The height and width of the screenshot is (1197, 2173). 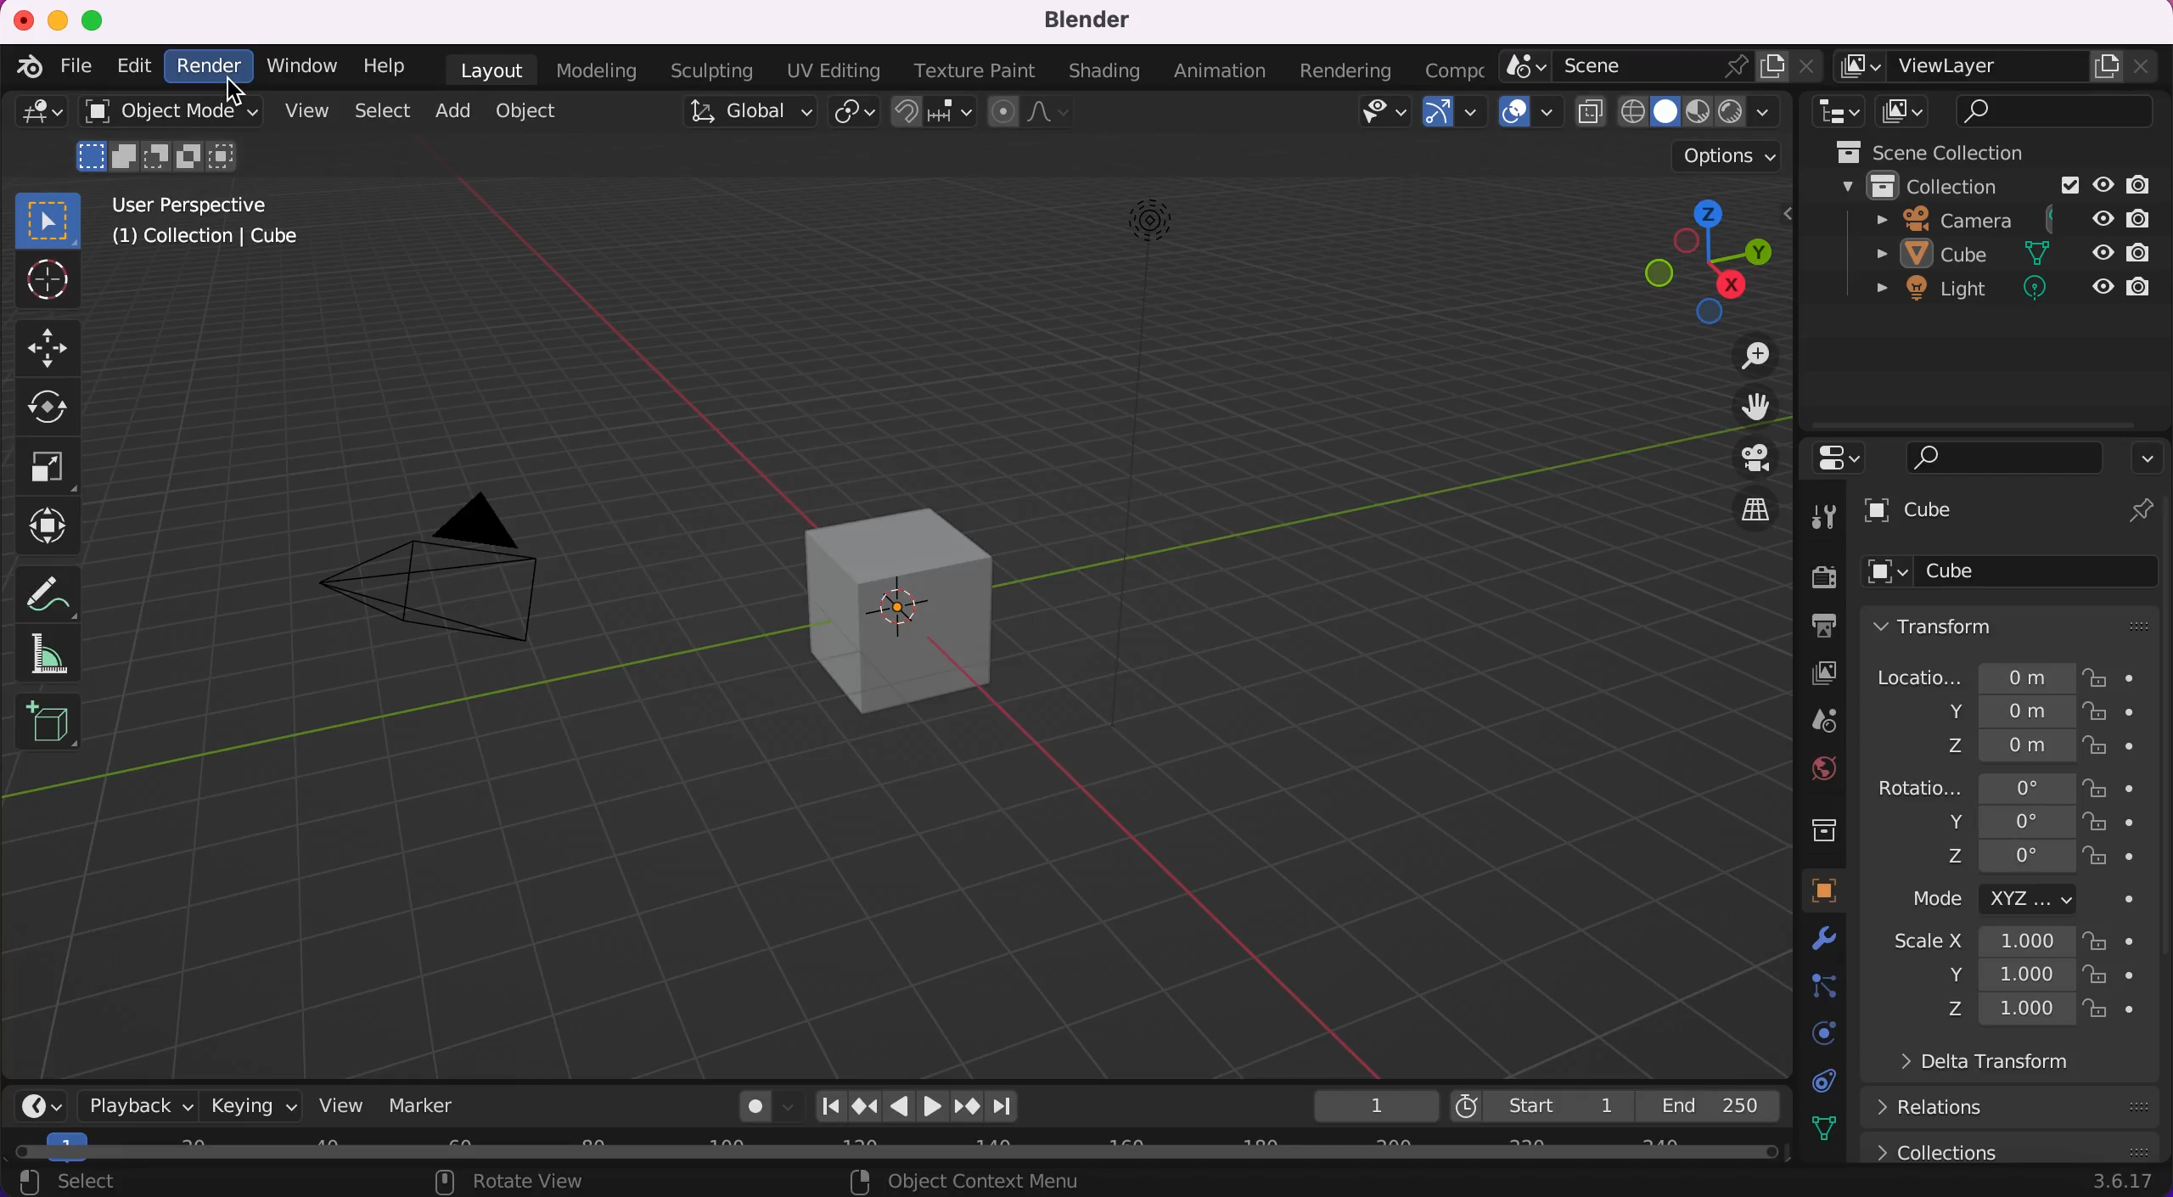 I want to click on cube, so click(x=901, y=599).